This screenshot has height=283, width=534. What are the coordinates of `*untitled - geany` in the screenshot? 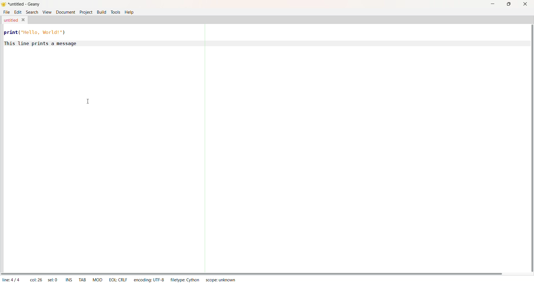 It's located at (26, 4).